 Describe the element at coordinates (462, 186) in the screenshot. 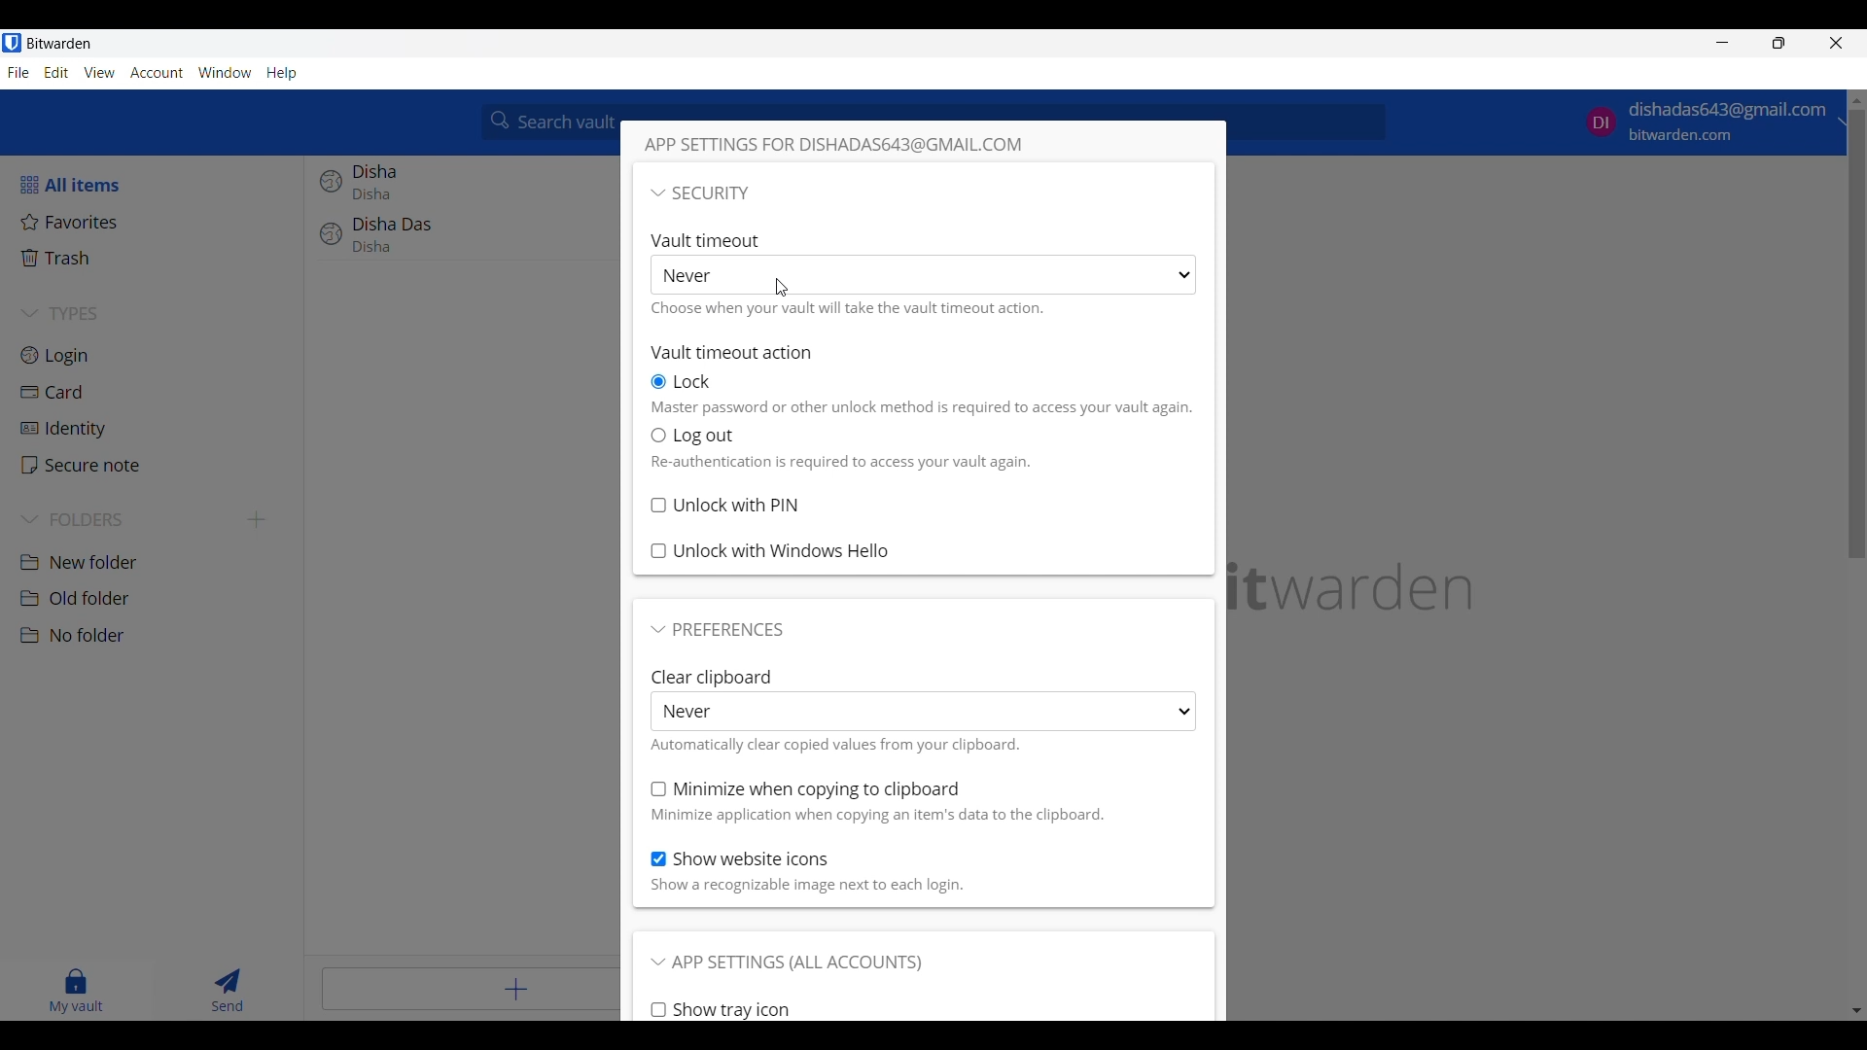

I see `Disha login entry` at that location.